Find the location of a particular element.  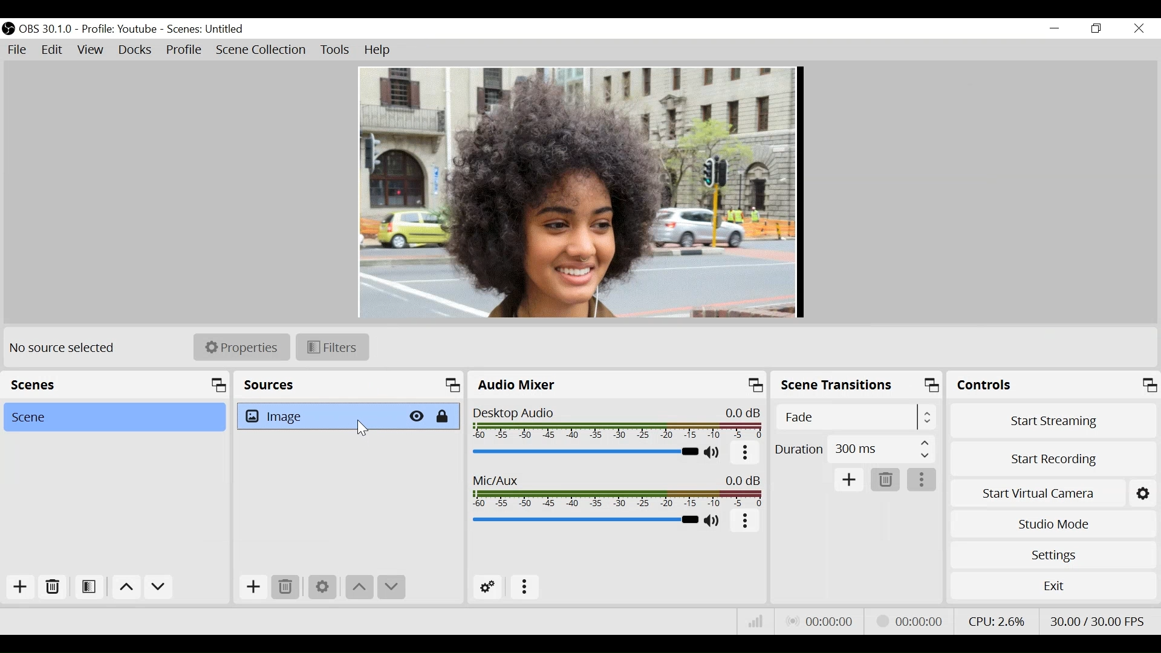

Settings is located at coordinates (322, 586).